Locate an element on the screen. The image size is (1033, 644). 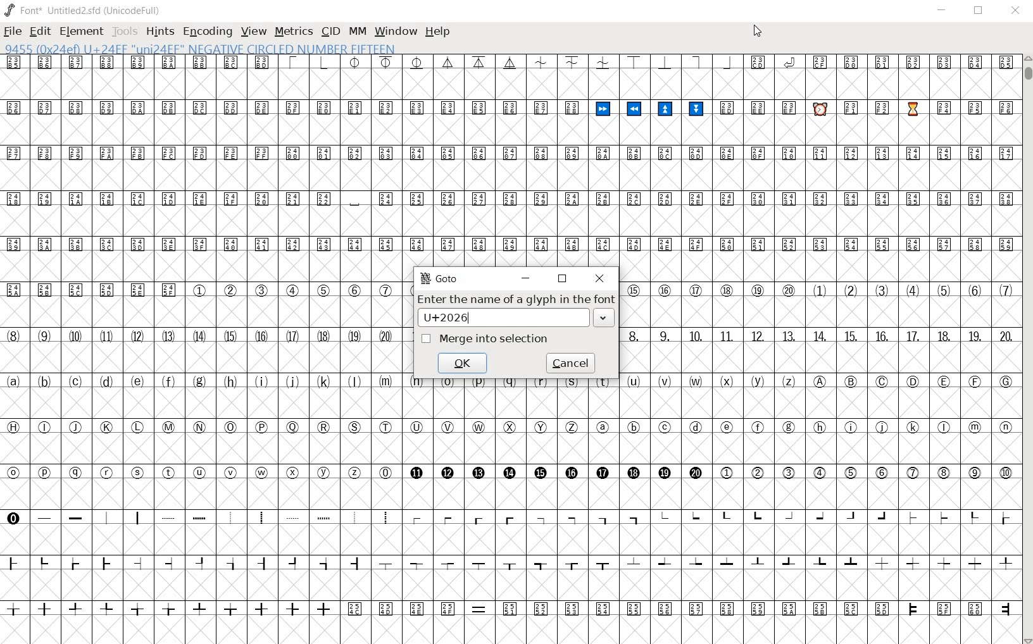
MM is located at coordinates (357, 30).